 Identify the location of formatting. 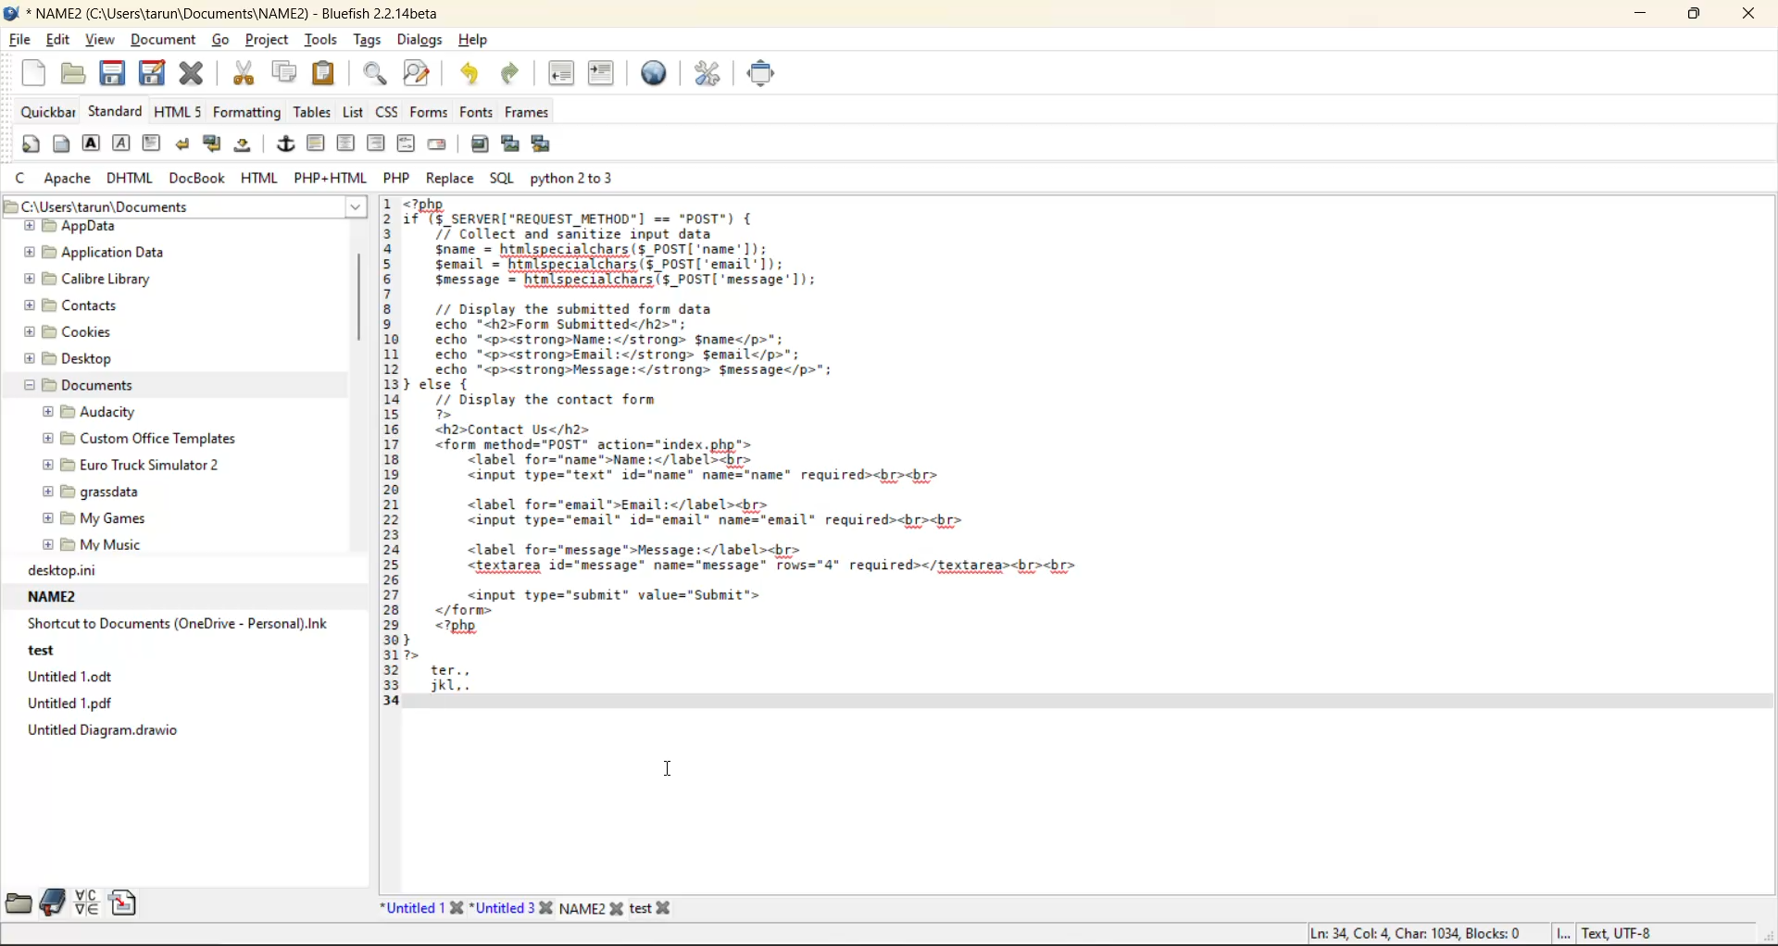
(251, 114).